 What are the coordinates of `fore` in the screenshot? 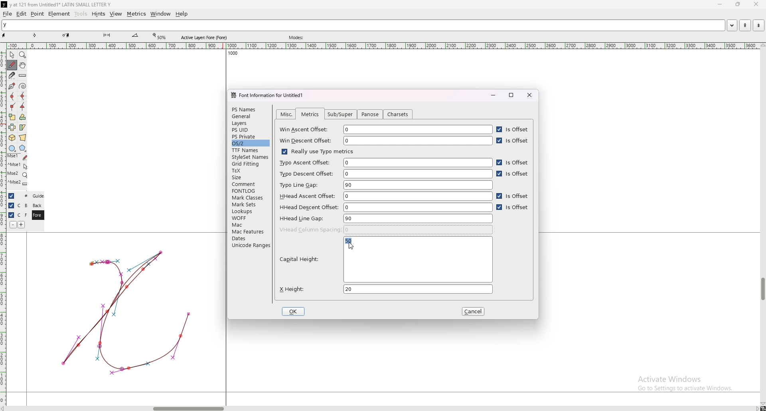 It's located at (37, 215).